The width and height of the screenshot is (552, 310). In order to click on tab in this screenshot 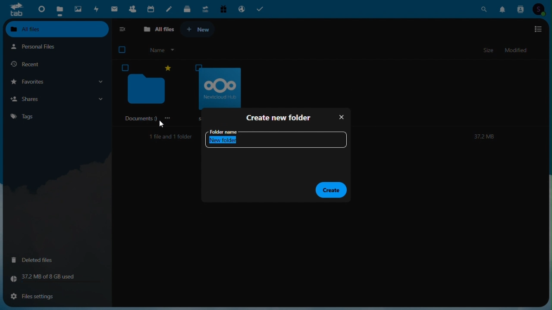, I will do `click(14, 9)`.